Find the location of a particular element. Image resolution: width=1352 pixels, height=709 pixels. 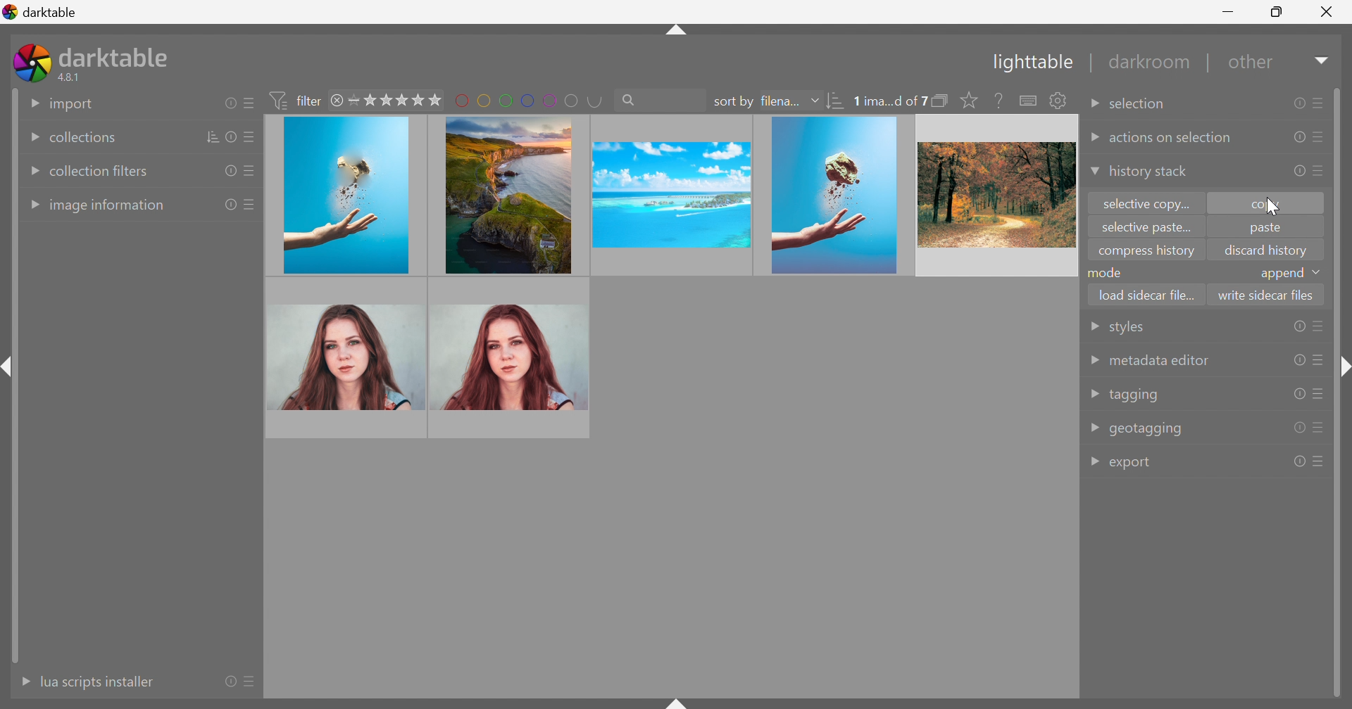

image is located at coordinates (669, 195).